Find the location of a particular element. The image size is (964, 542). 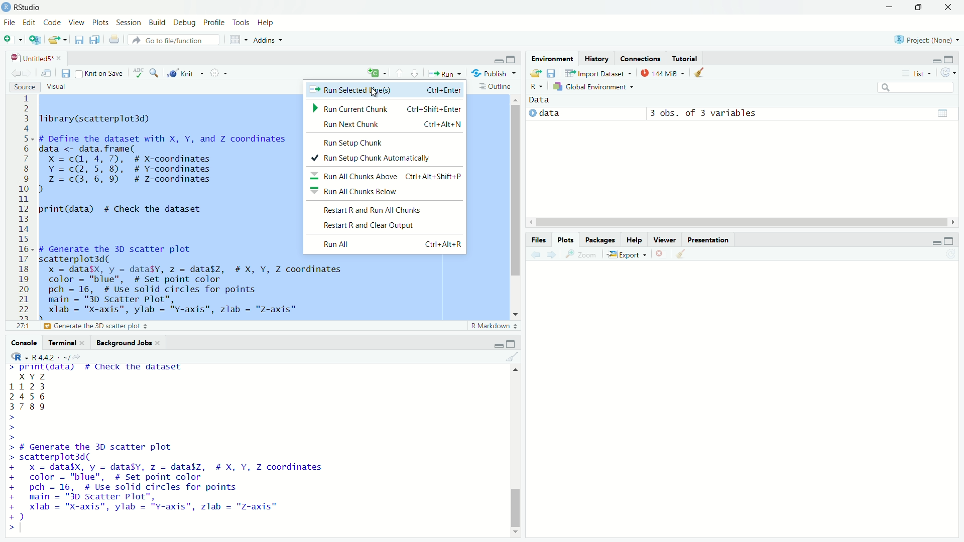

outline is located at coordinates (497, 86).